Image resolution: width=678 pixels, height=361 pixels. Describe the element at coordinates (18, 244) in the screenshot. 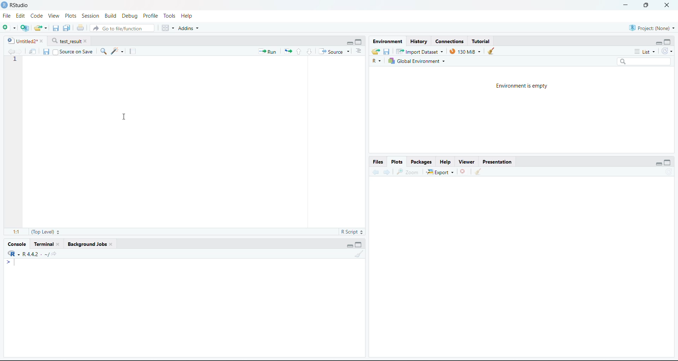

I see `Console` at that location.